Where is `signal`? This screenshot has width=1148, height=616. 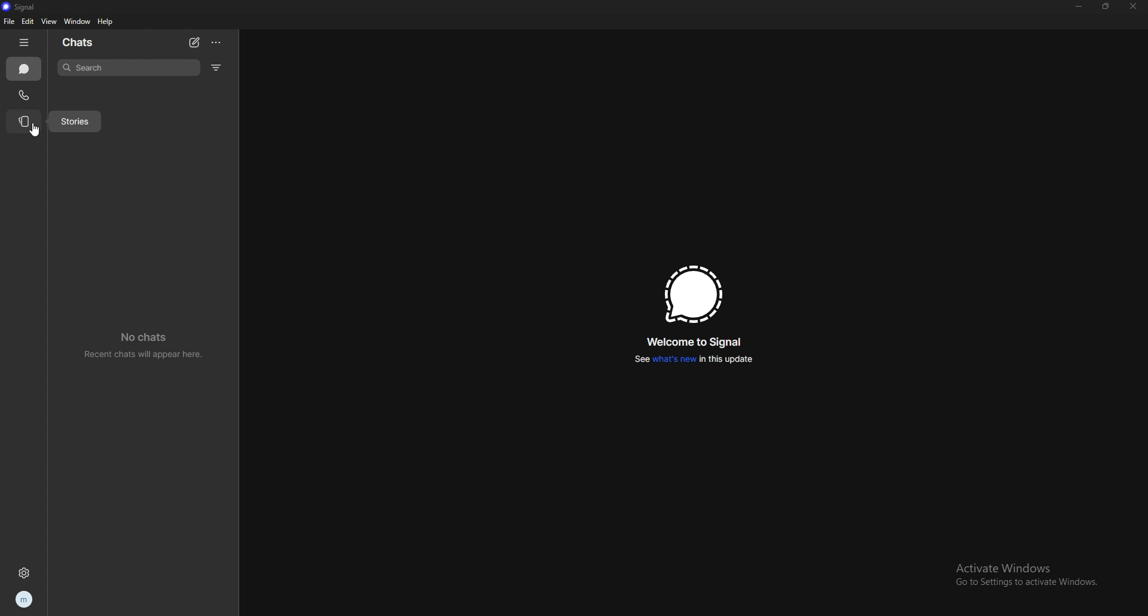 signal is located at coordinates (19, 7).